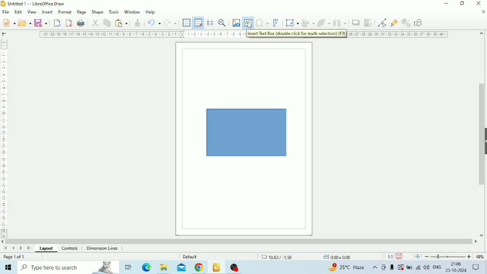 The image size is (487, 274). What do you see at coordinates (368, 23) in the screenshot?
I see `Crop Image` at bounding box center [368, 23].